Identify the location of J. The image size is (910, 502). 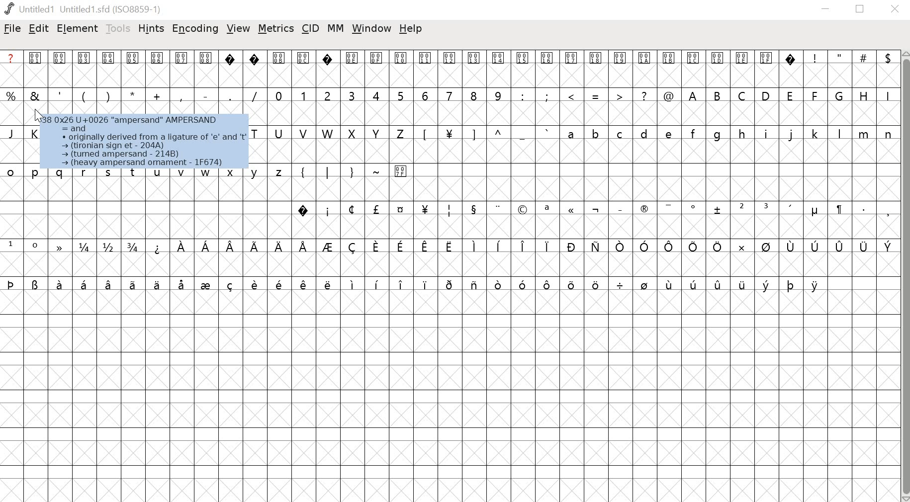
(12, 133).